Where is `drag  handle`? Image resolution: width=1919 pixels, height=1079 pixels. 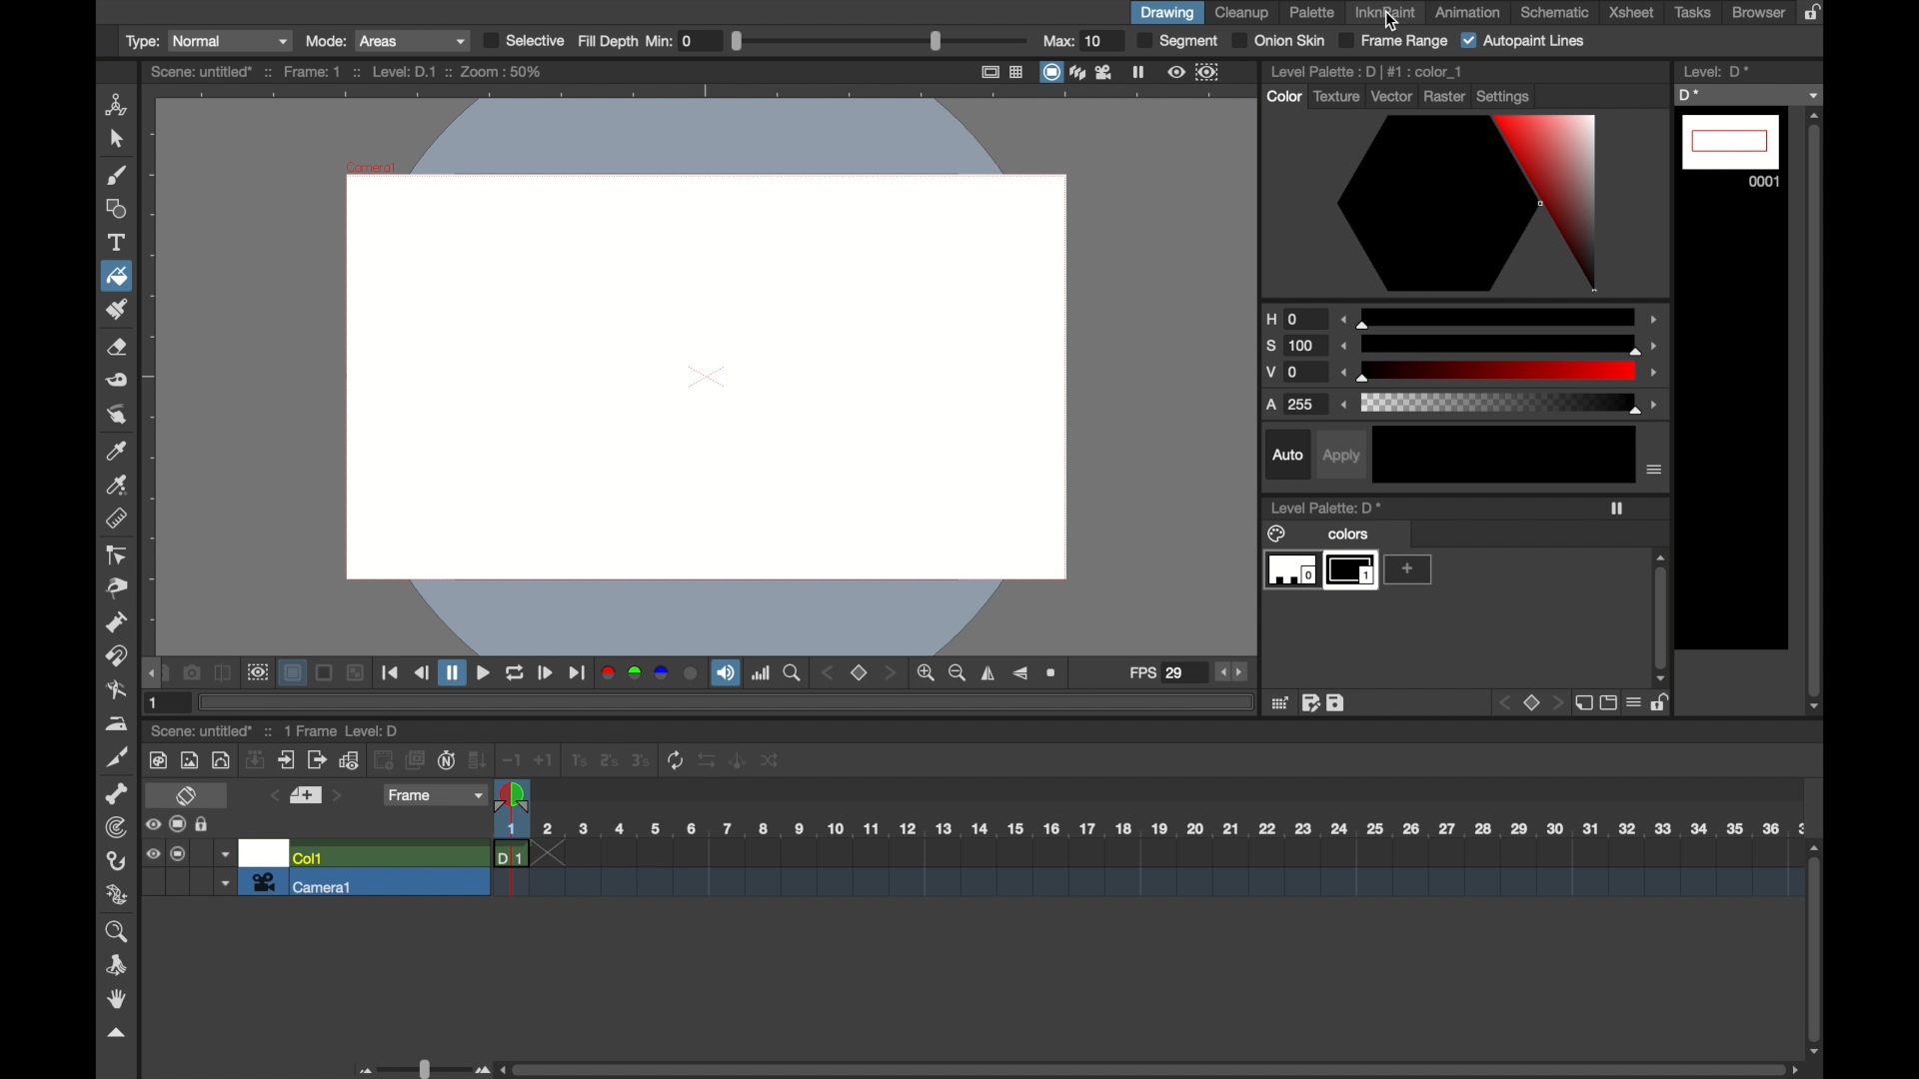 drag  handle is located at coordinates (151, 673).